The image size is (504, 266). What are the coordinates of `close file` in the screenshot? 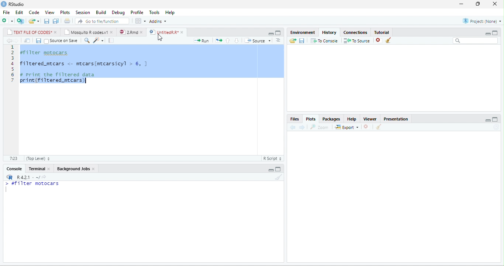 It's located at (379, 41).